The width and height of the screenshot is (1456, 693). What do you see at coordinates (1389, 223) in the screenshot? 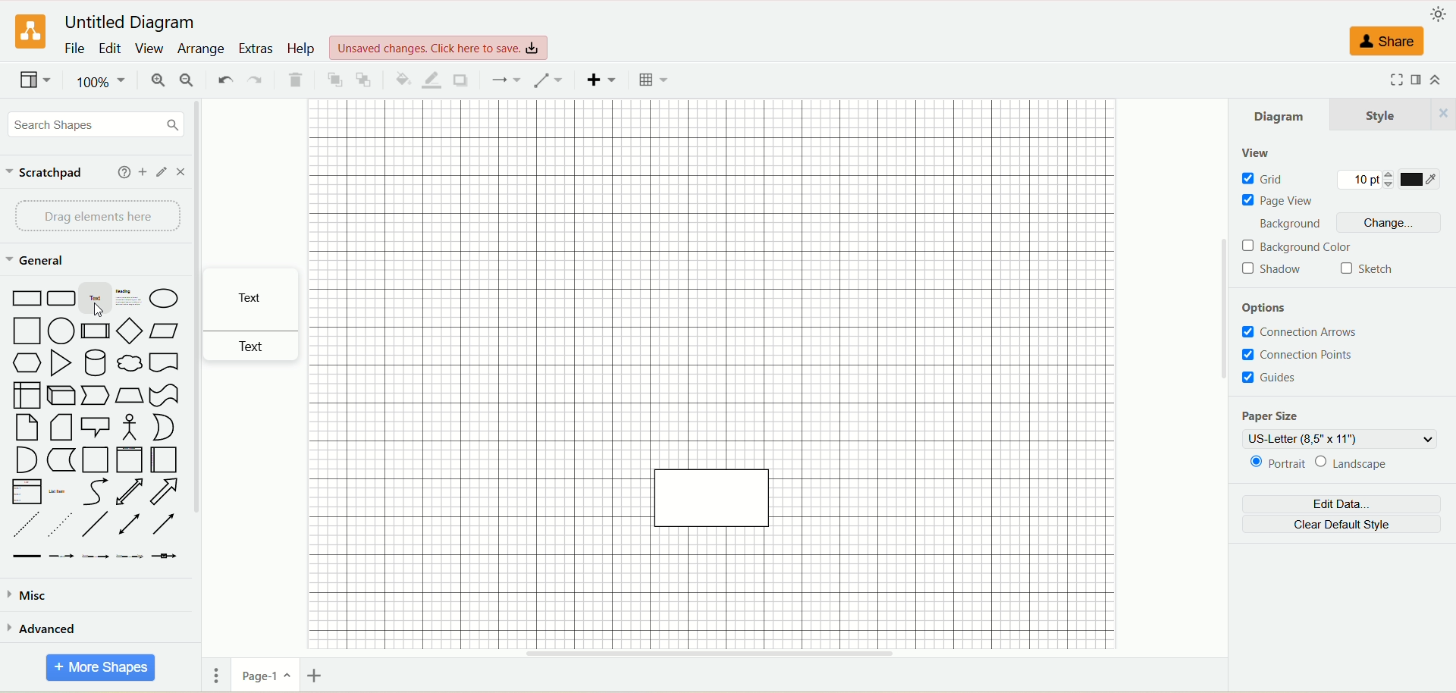
I see `change` at bounding box center [1389, 223].